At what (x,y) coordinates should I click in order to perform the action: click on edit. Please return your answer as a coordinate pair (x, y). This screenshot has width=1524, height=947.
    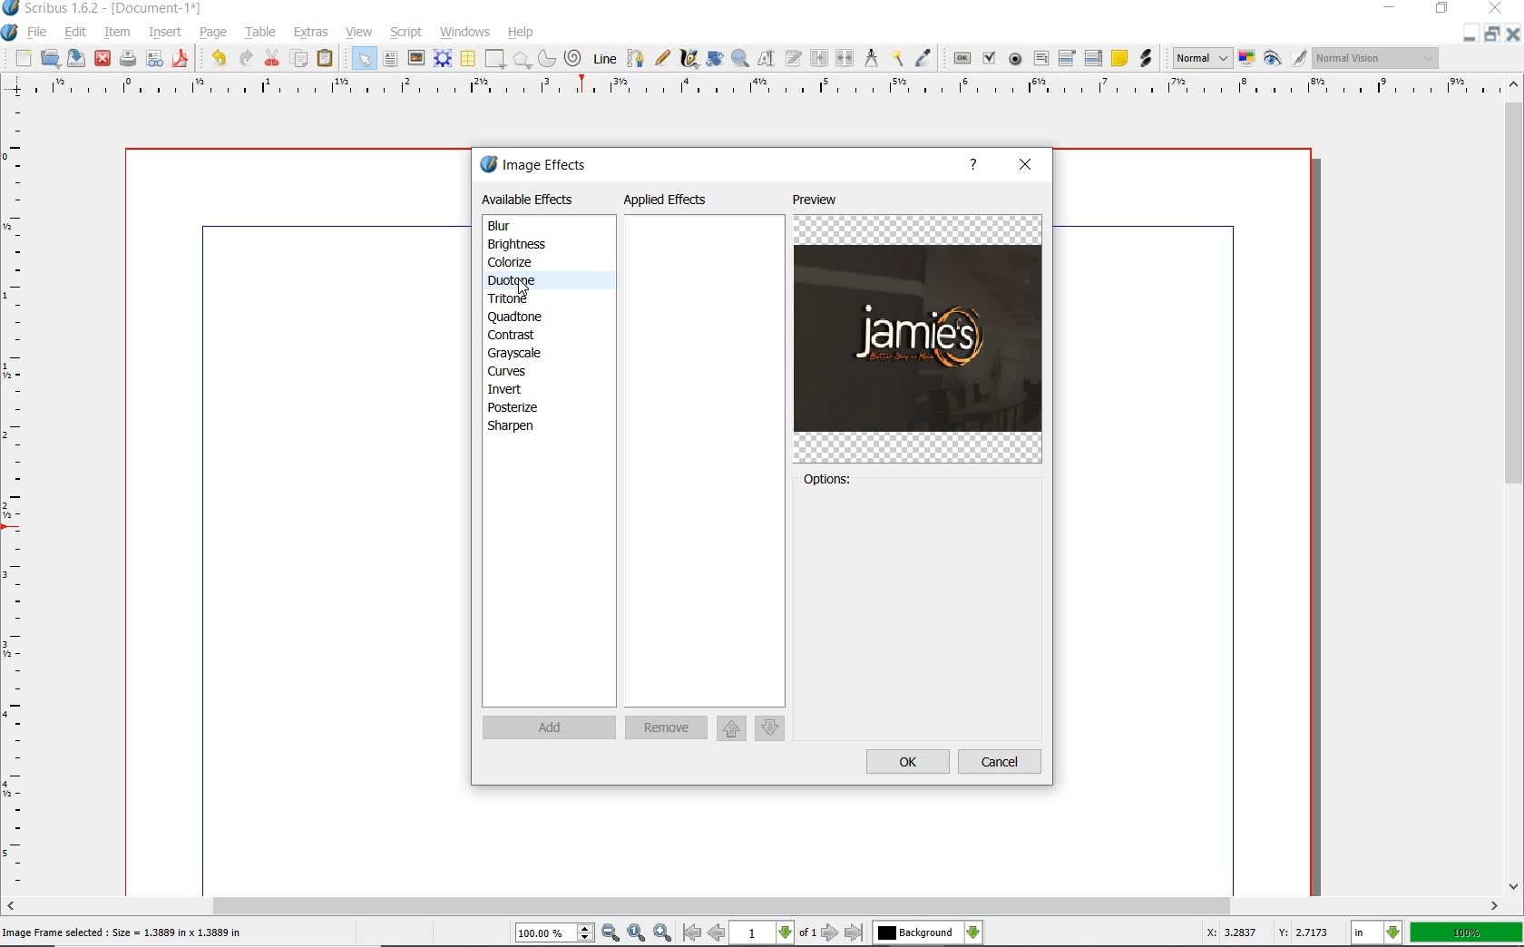
    Looking at the image, I should click on (74, 34).